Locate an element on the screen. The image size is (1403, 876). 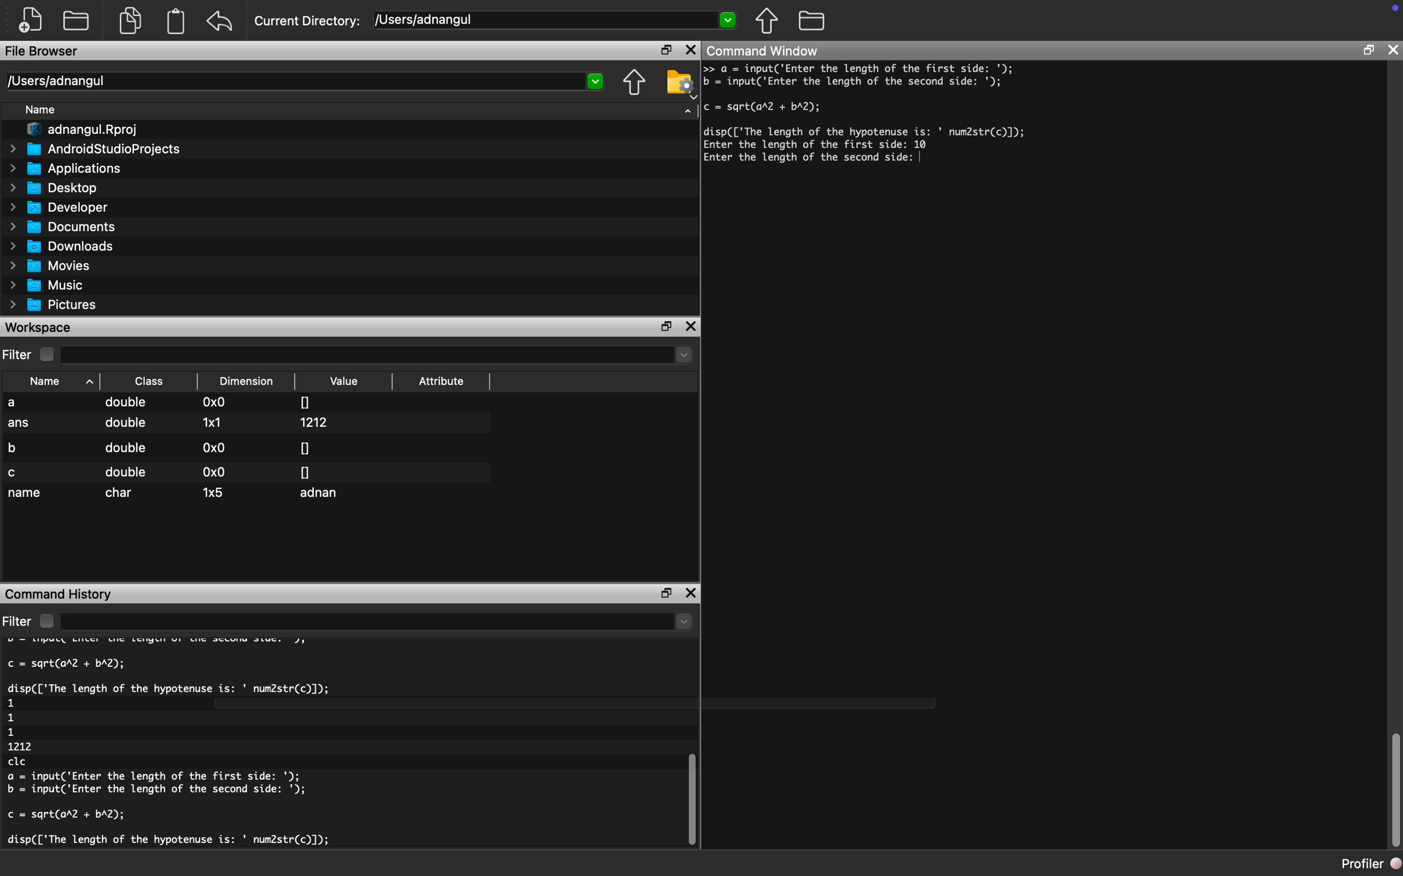
icon is located at coordinates (1390, 13).